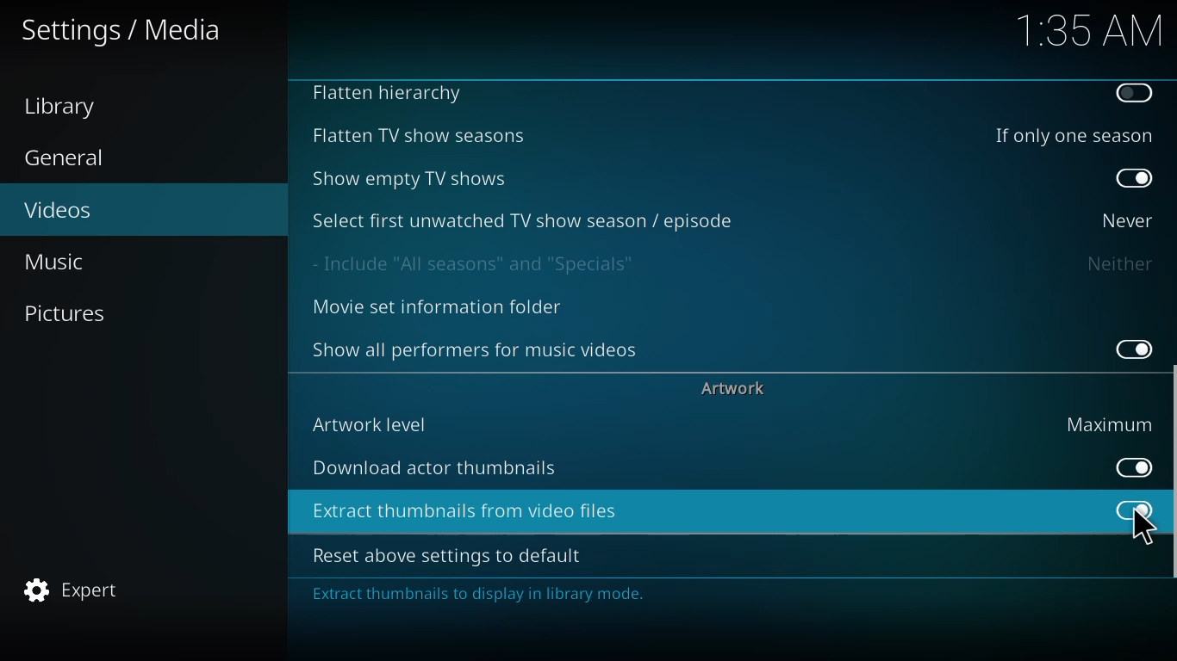 The image size is (1177, 661). Describe the element at coordinates (68, 158) in the screenshot. I see `general` at that location.